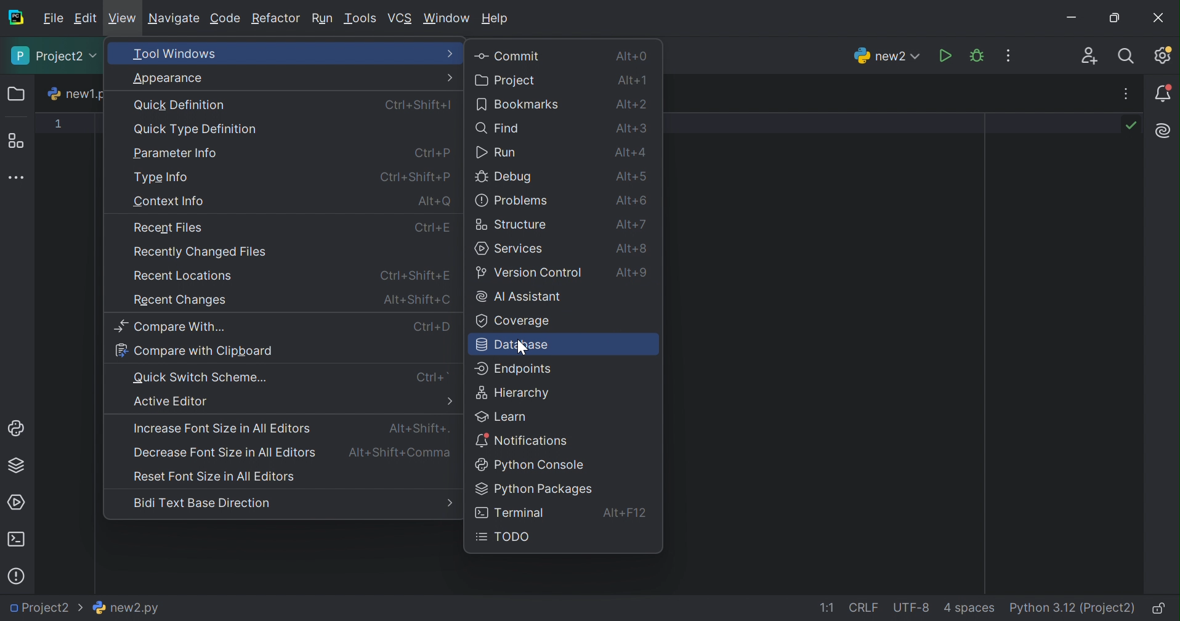 The width and height of the screenshot is (1180, 621). What do you see at coordinates (1165, 92) in the screenshot?
I see `Notifications` at bounding box center [1165, 92].